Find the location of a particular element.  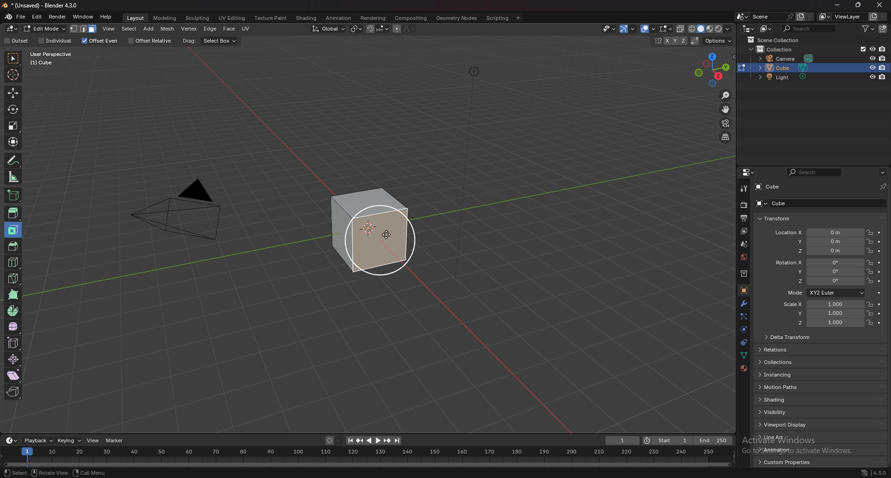

cursor is located at coordinates (13, 74).